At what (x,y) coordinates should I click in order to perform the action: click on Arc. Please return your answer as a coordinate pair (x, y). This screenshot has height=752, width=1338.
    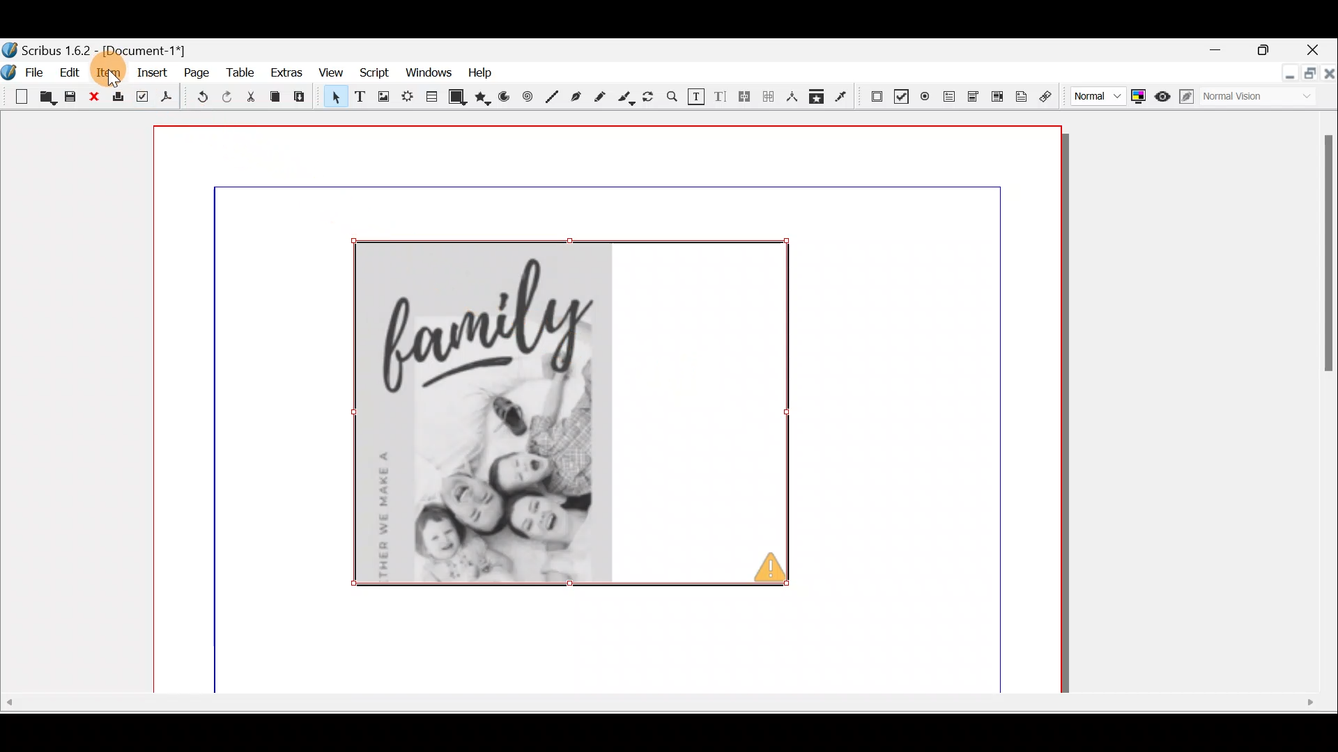
    Looking at the image, I should click on (508, 99).